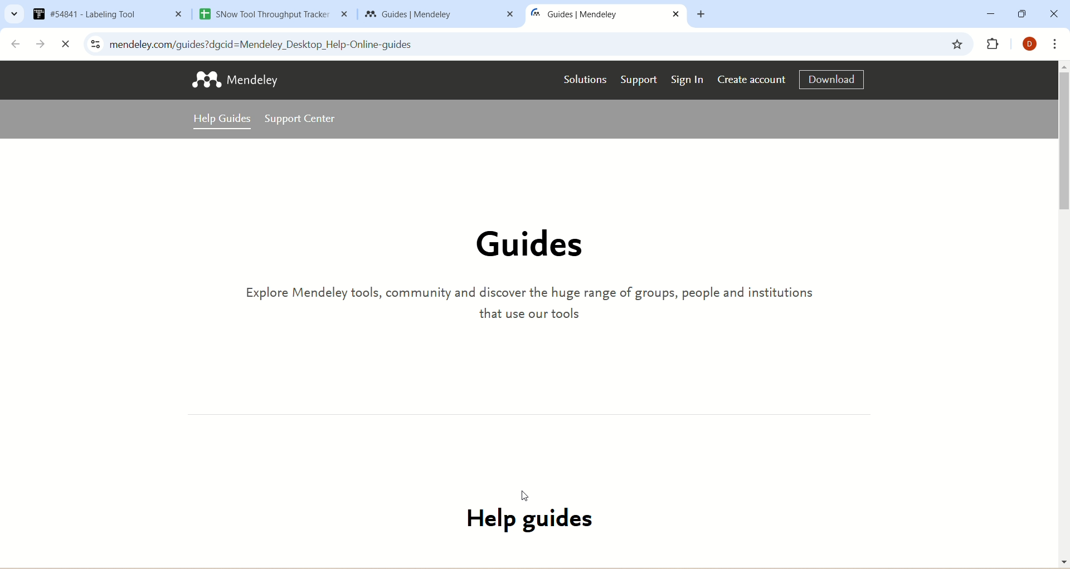 The image size is (1070, 569). Describe the element at coordinates (16, 45) in the screenshot. I see `back` at that location.